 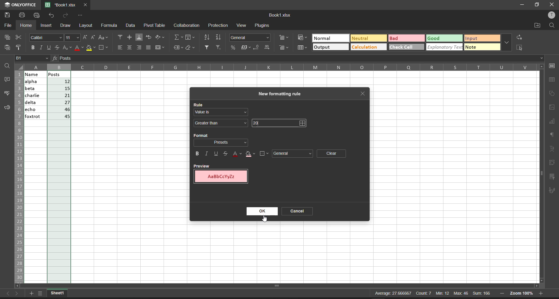 What do you see at coordinates (119, 38) in the screenshot?
I see `align top` at bounding box center [119, 38].